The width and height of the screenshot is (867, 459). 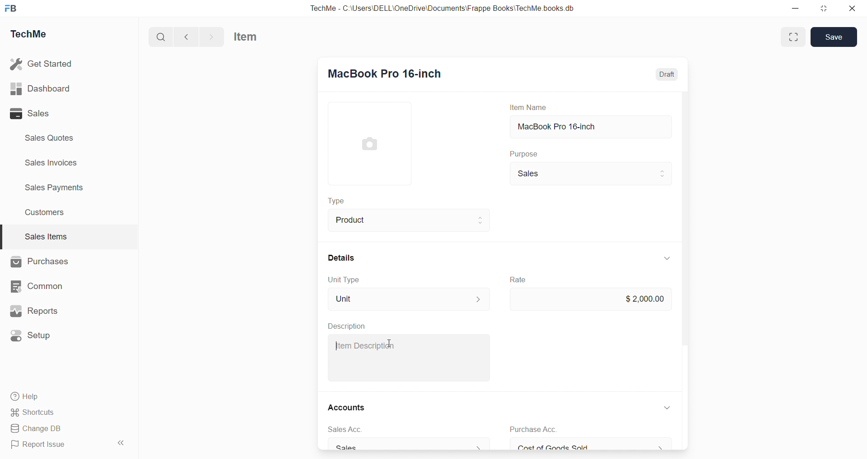 What do you see at coordinates (346, 407) in the screenshot?
I see `Accounts` at bounding box center [346, 407].